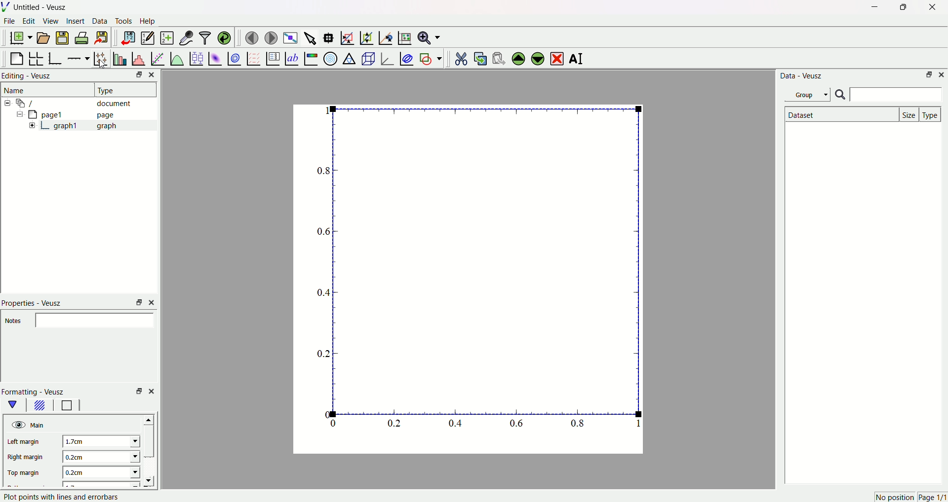 The image size is (948, 502). What do you see at coordinates (26, 458) in the screenshot?
I see `right margin` at bounding box center [26, 458].